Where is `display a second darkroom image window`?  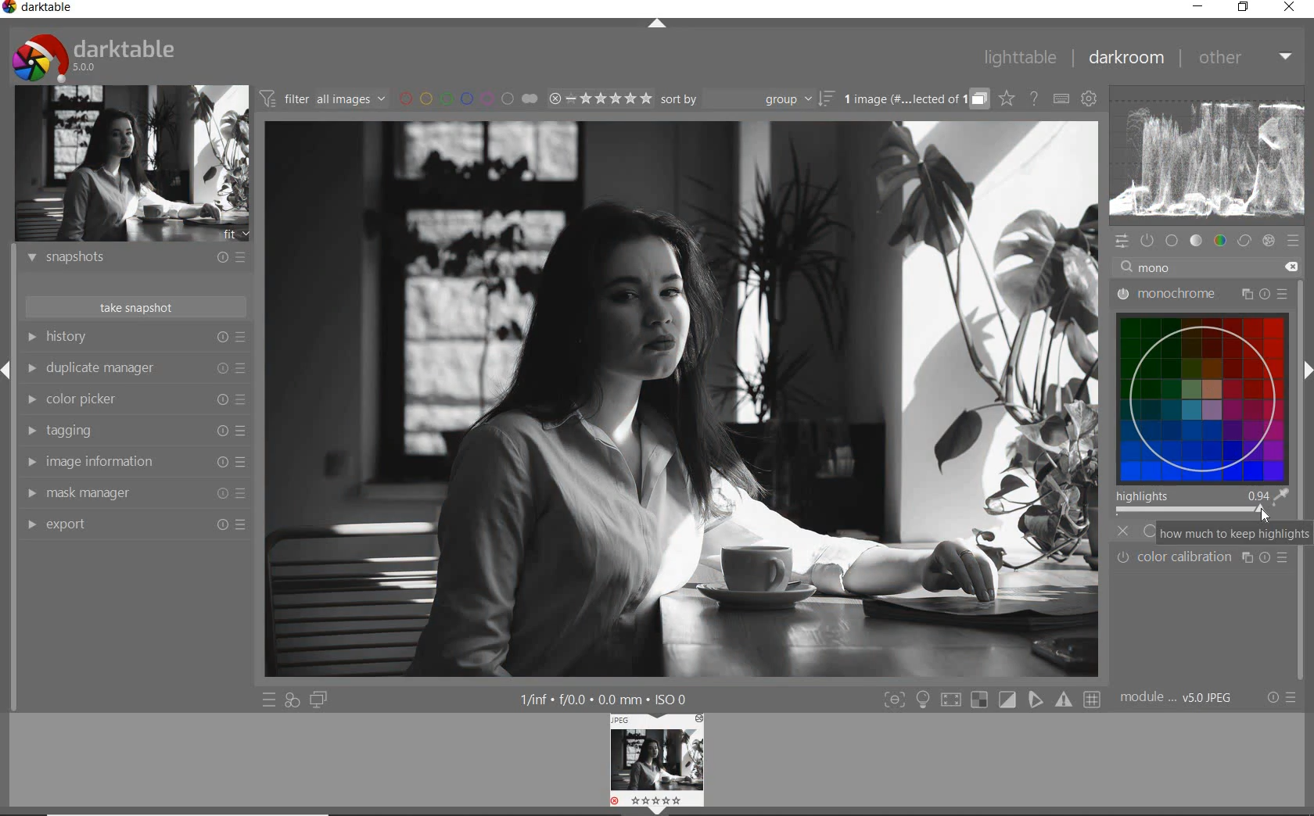
display a second darkroom image window is located at coordinates (318, 698).